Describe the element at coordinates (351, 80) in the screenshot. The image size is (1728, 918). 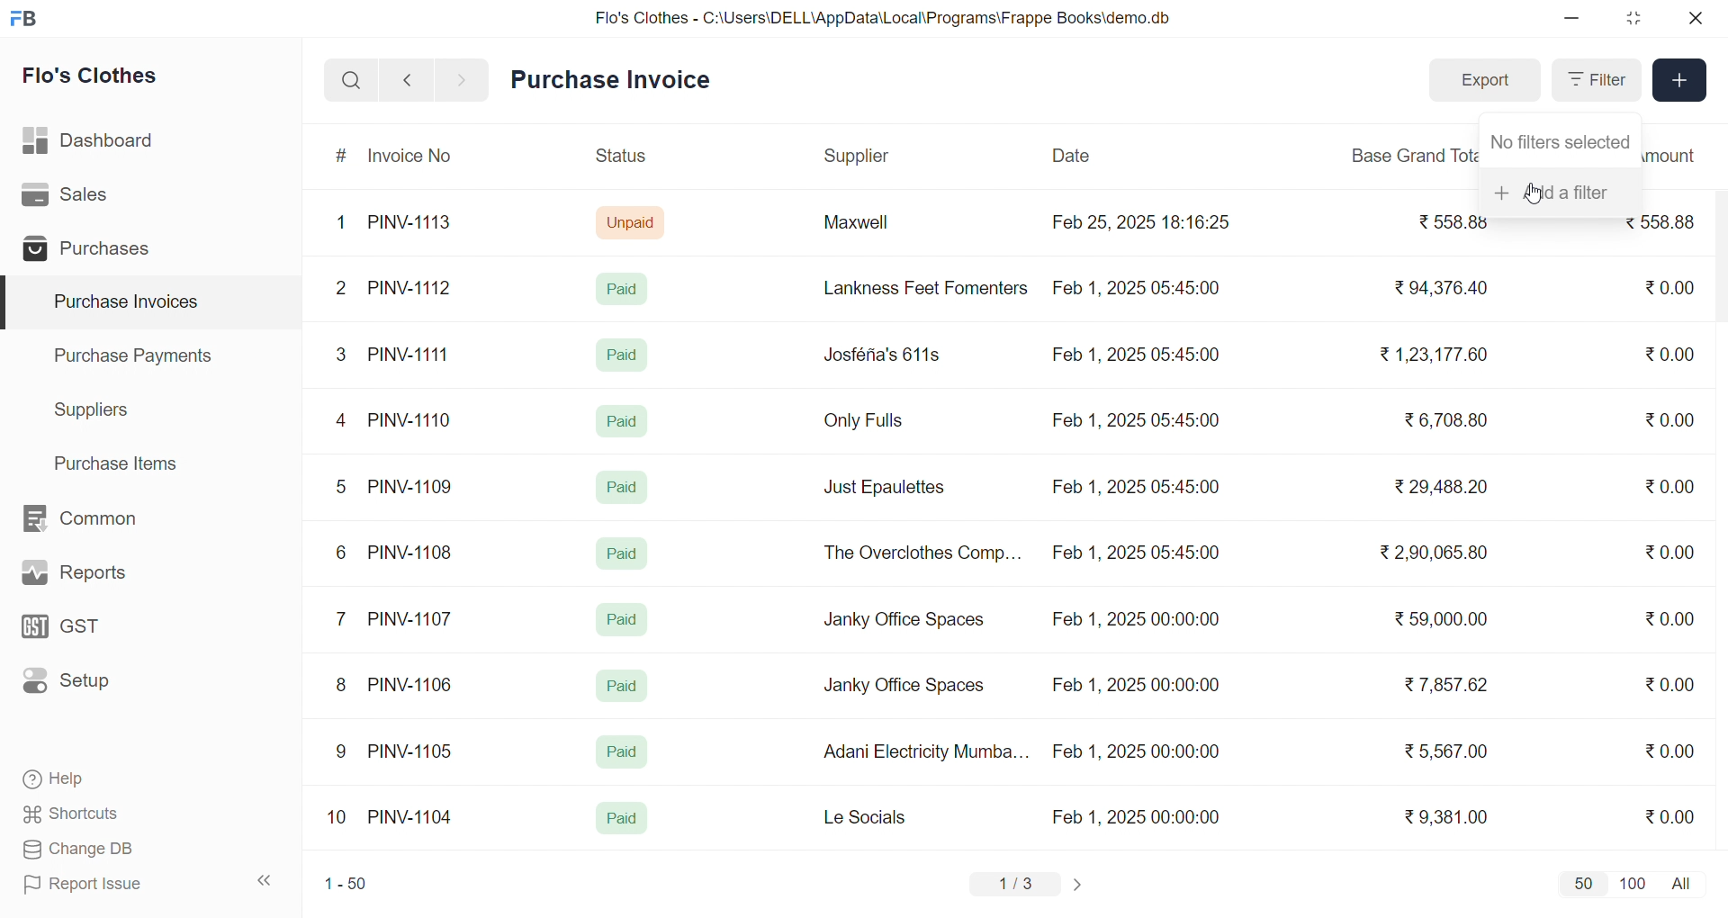
I see `search` at that location.